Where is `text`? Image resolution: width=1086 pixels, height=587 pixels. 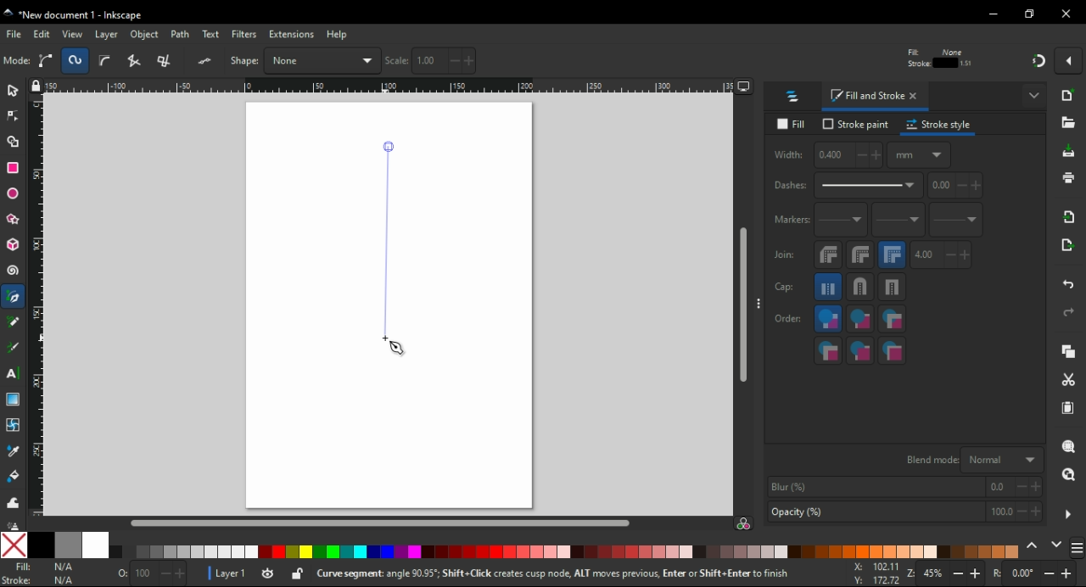 text is located at coordinates (212, 35).